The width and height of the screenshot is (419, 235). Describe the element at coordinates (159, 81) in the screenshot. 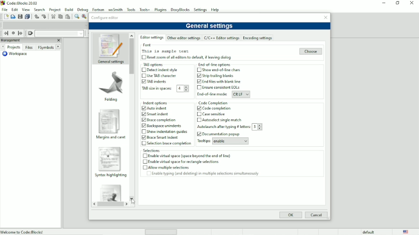

I see `TAB indents` at that location.